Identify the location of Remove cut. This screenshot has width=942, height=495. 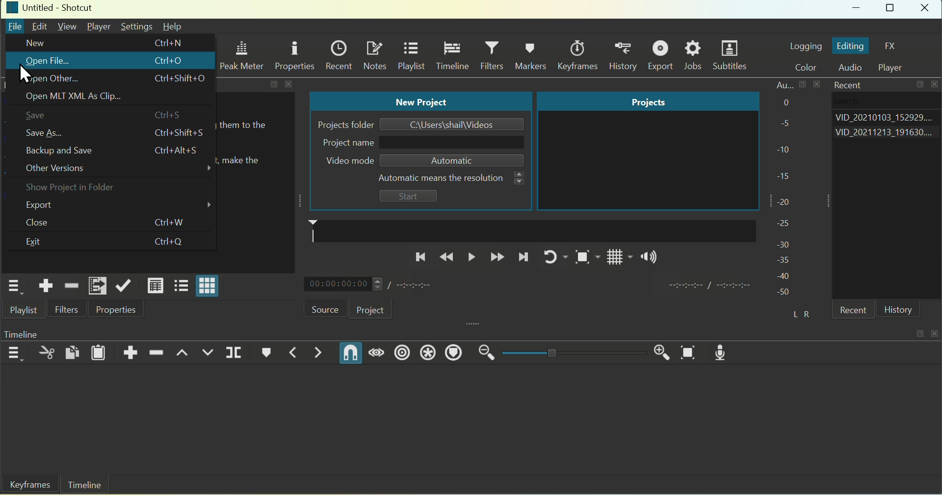
(71, 285).